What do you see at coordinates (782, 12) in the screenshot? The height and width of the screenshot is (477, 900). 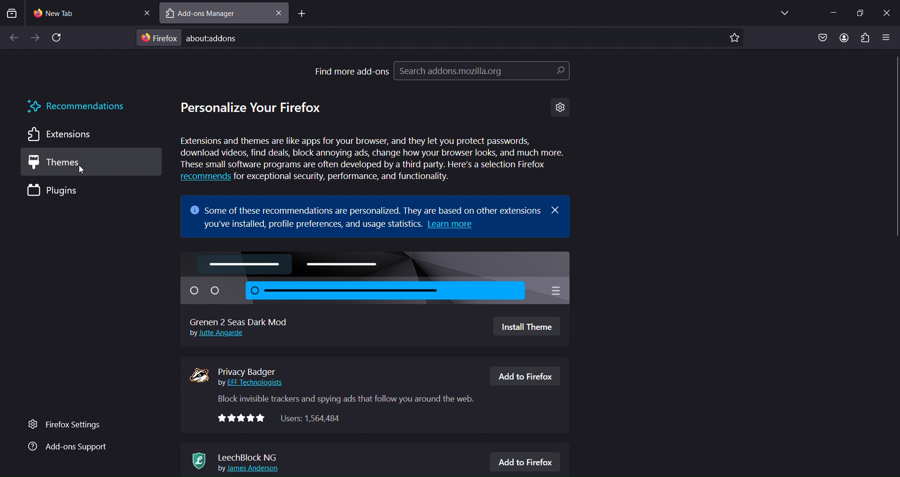 I see `list all tabs` at bounding box center [782, 12].